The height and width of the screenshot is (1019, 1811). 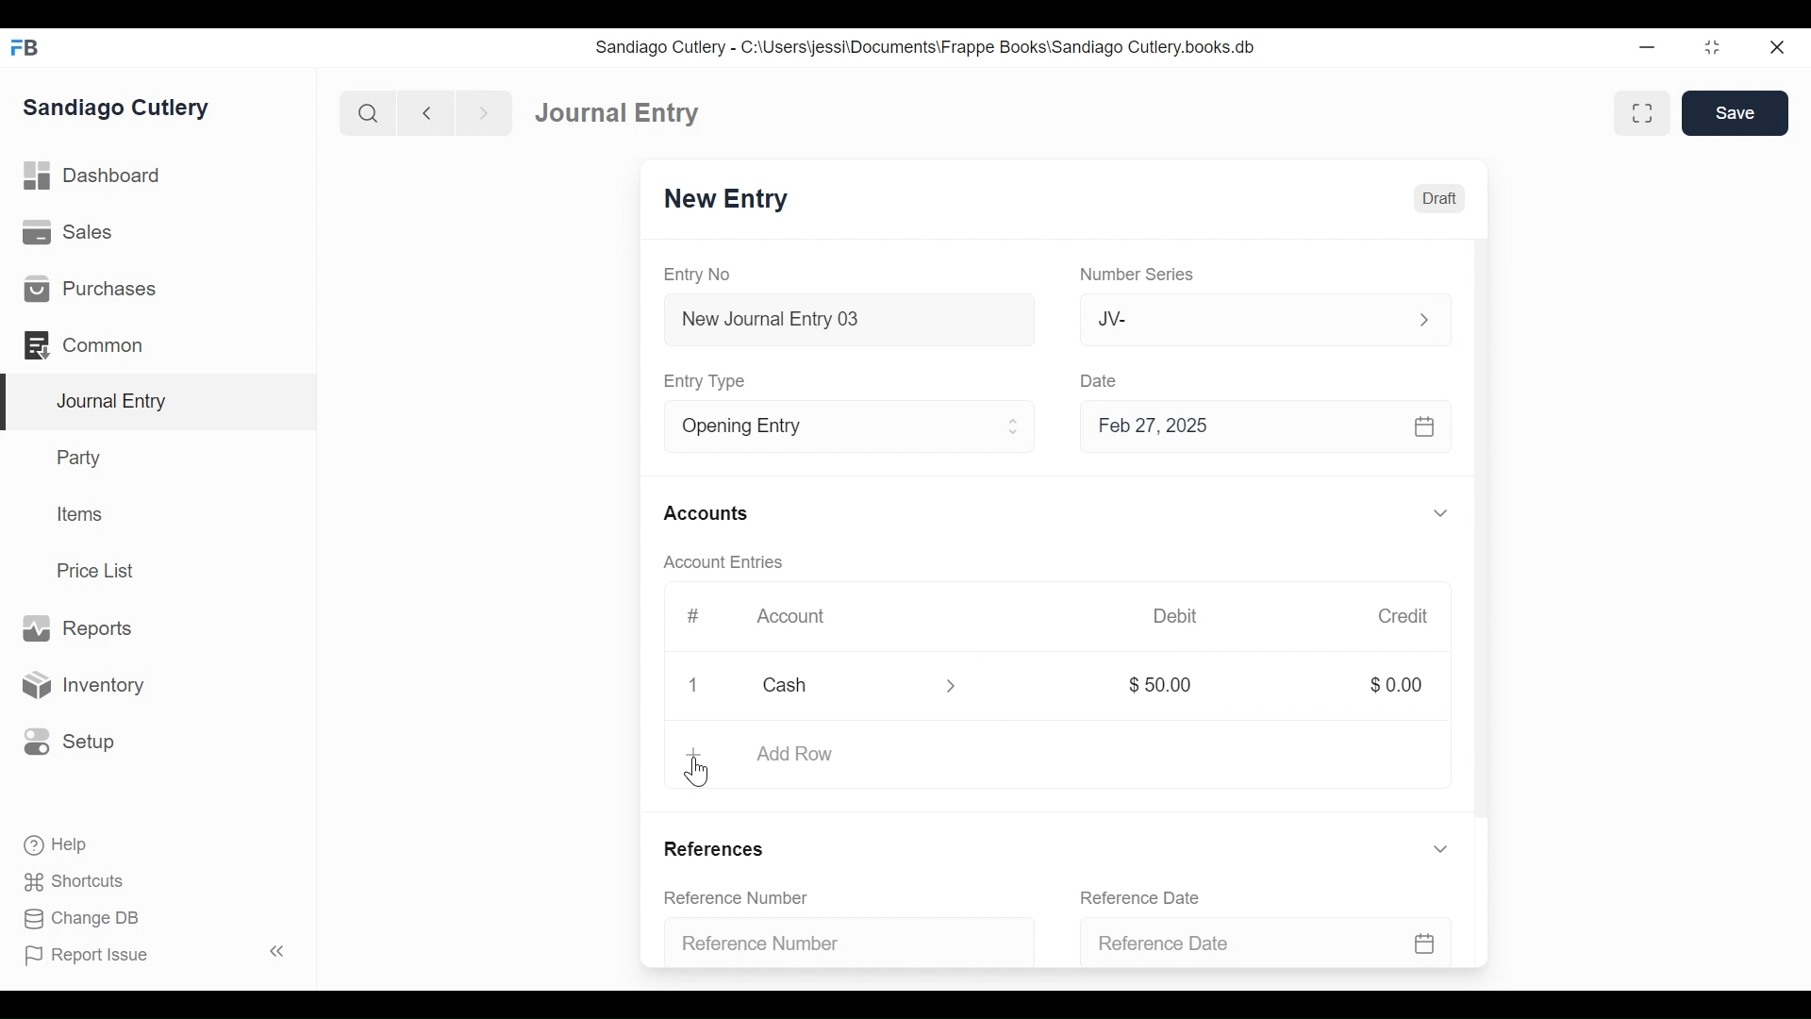 I want to click on Entry Type, so click(x=708, y=382).